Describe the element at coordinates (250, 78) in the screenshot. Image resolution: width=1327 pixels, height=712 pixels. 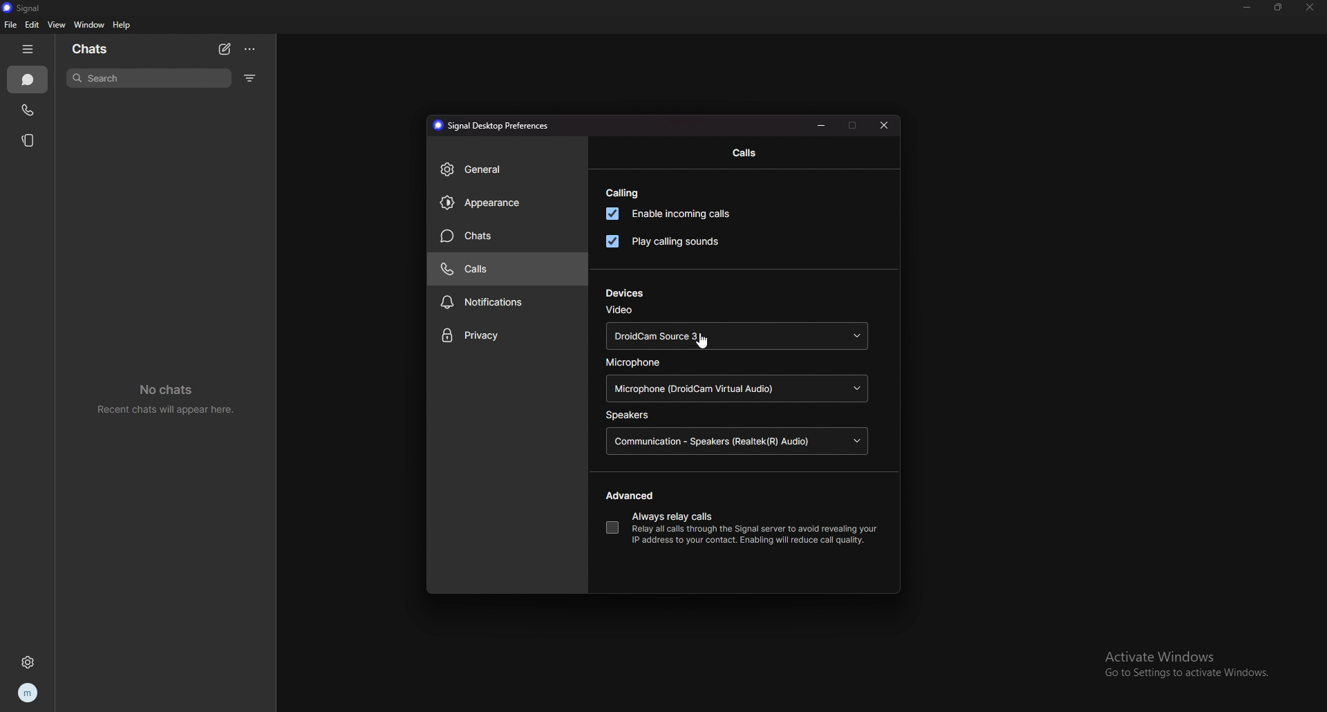
I see `filter` at that location.